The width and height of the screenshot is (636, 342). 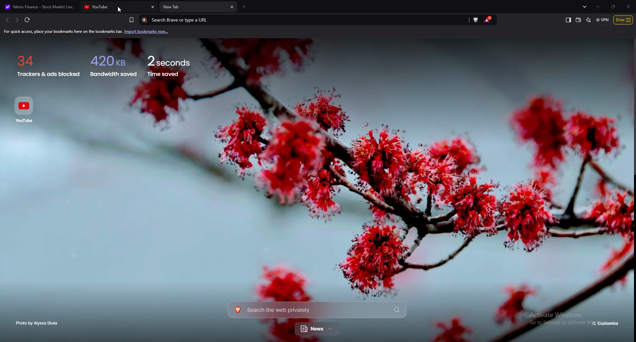 What do you see at coordinates (152, 7) in the screenshot?
I see `close tab` at bounding box center [152, 7].